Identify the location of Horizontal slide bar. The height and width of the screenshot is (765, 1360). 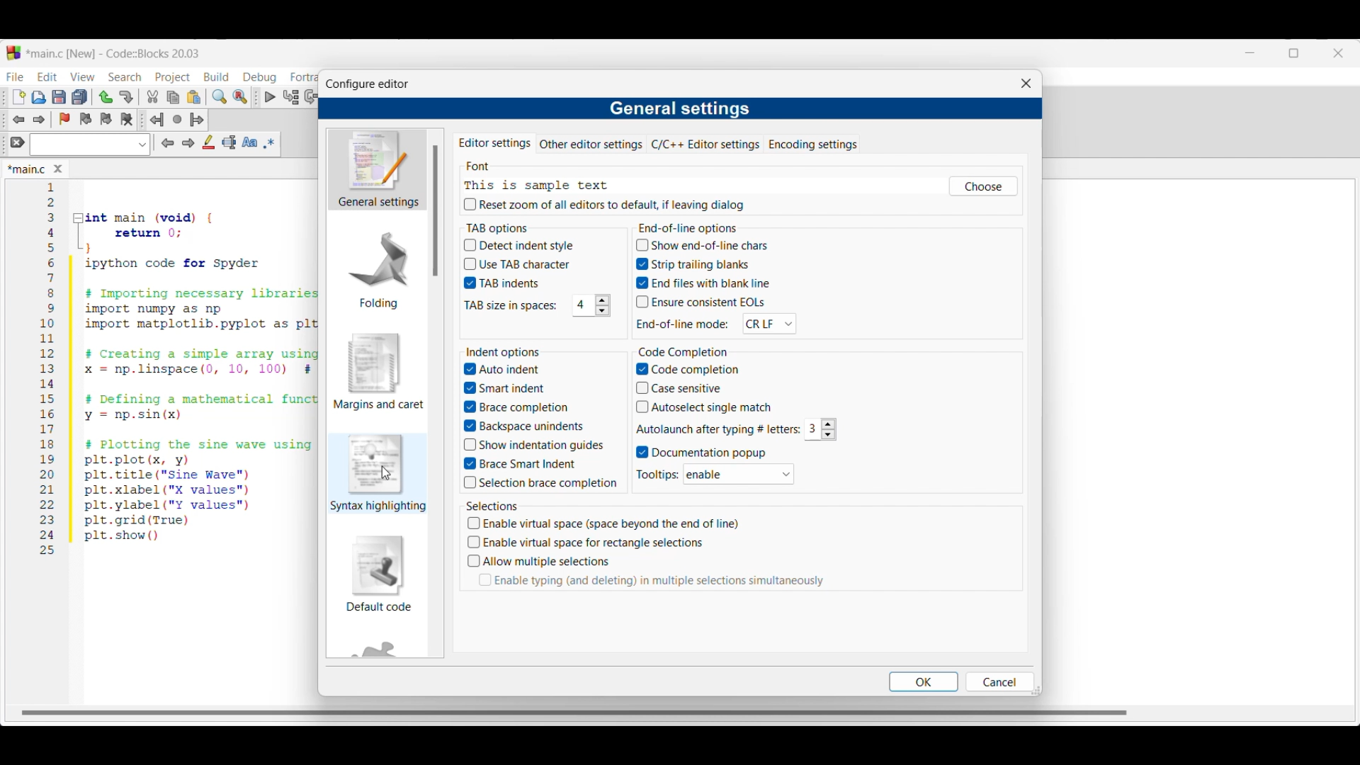
(574, 713).